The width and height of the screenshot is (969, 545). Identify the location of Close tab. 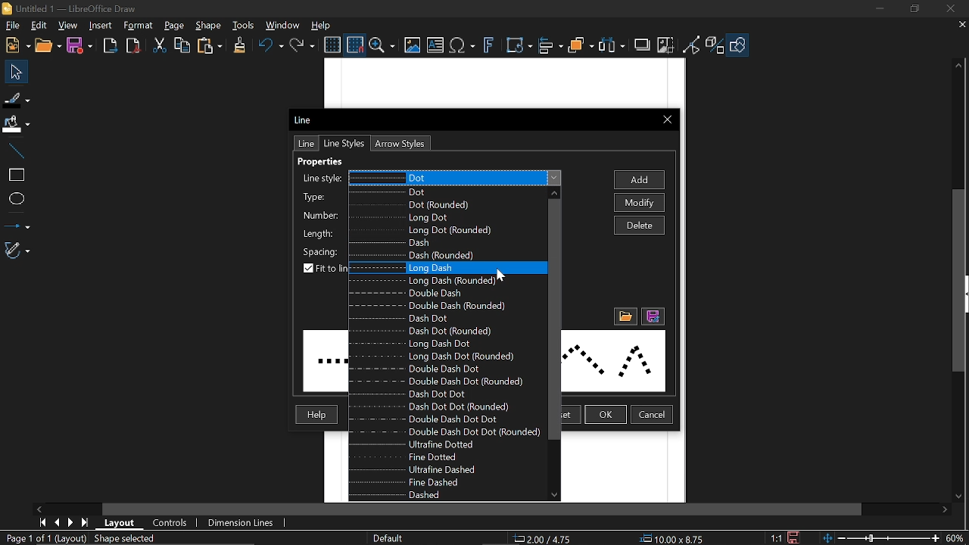
(961, 24).